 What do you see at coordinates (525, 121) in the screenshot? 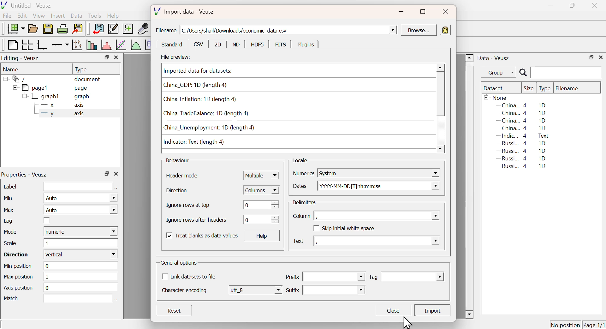
I see `China... 4 1D` at bounding box center [525, 121].